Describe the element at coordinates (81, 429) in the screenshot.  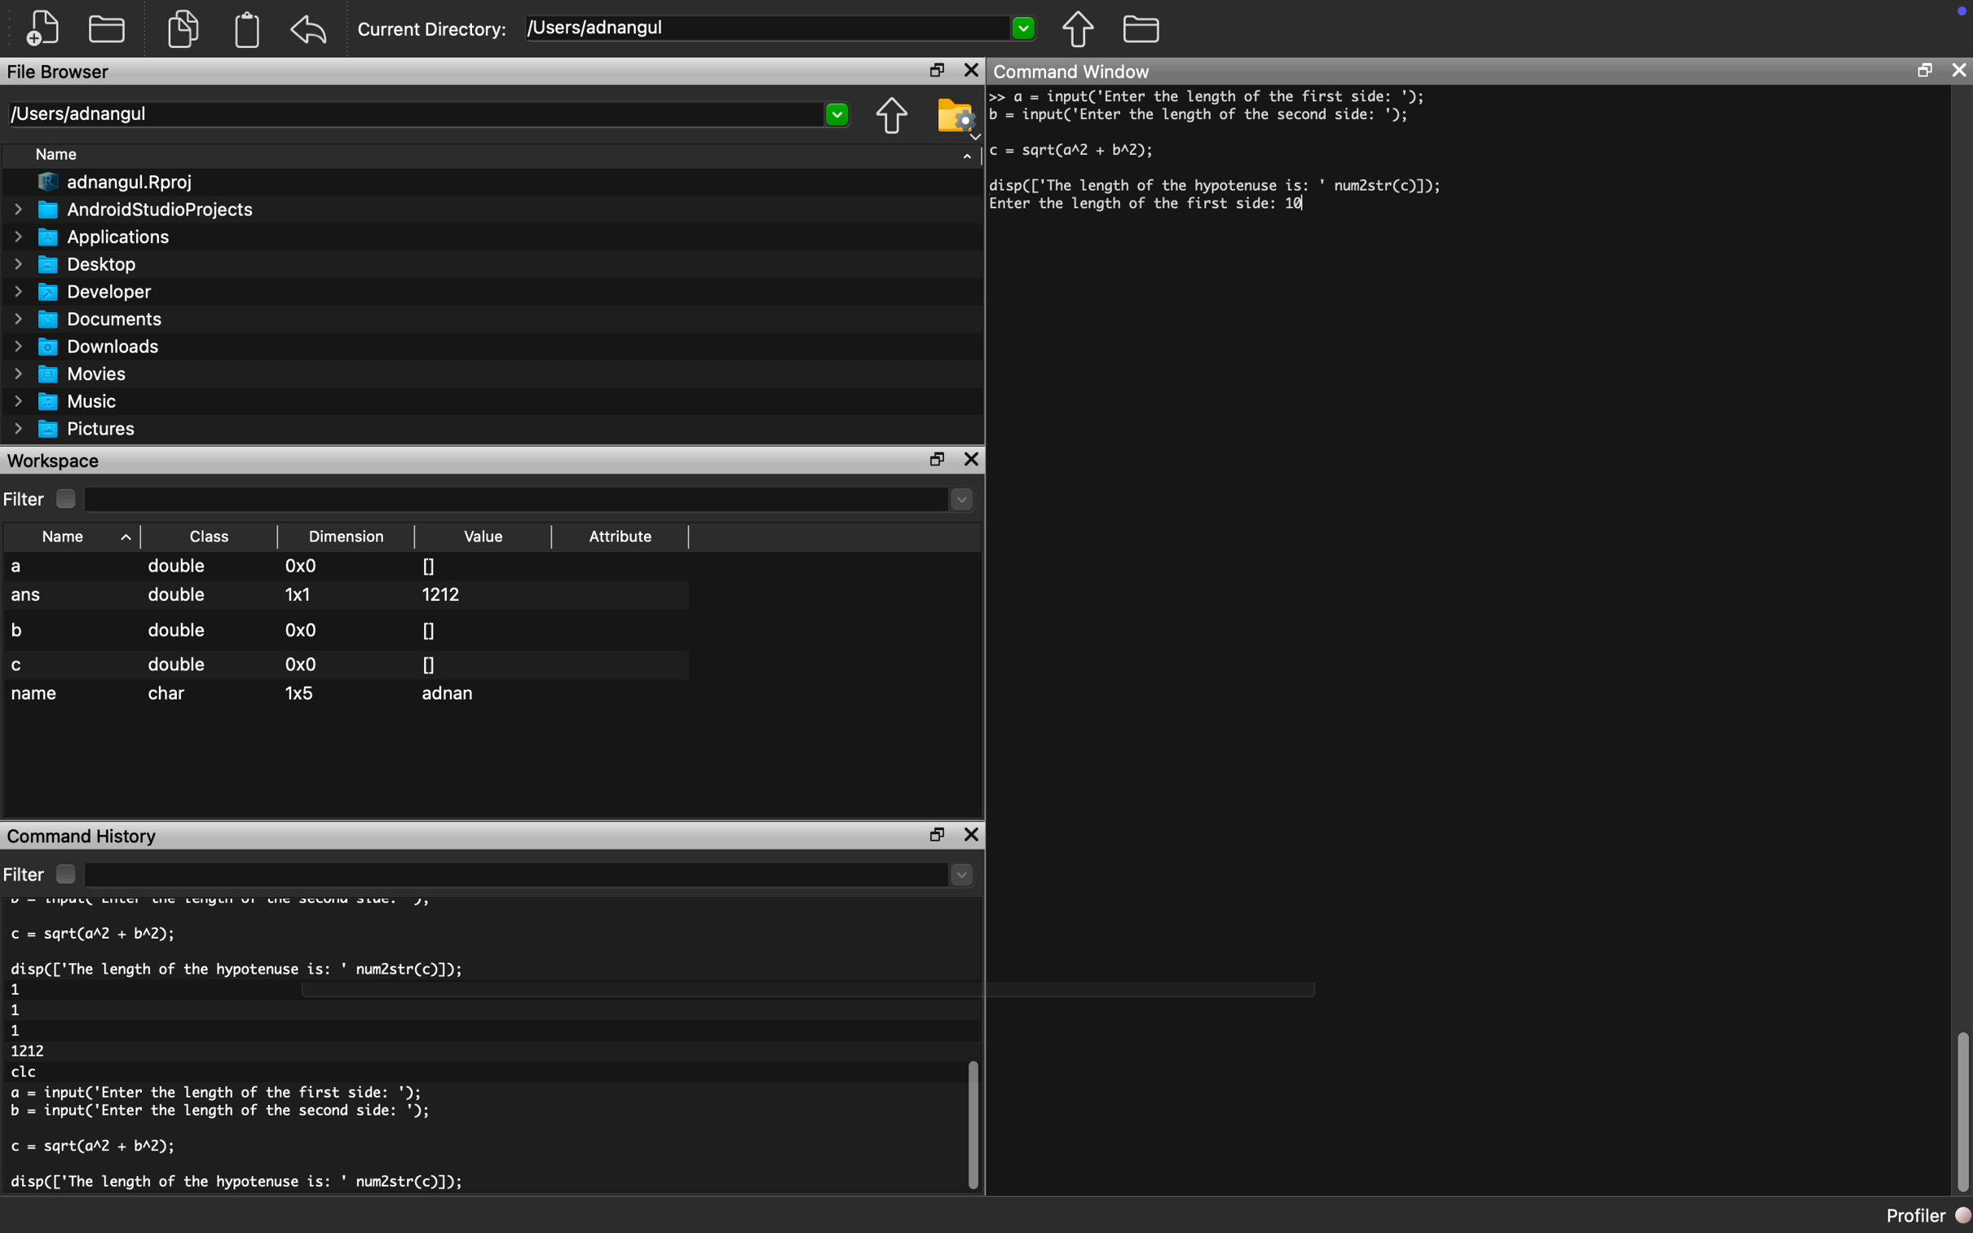
I see ` Pictures` at that location.